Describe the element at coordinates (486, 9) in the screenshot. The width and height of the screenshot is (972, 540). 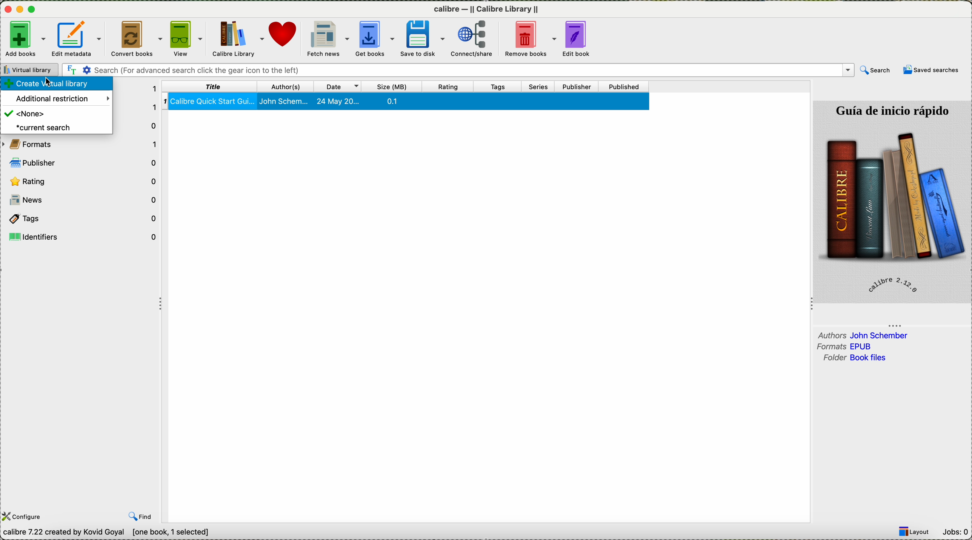
I see `calibre -II Callibre Library II` at that location.